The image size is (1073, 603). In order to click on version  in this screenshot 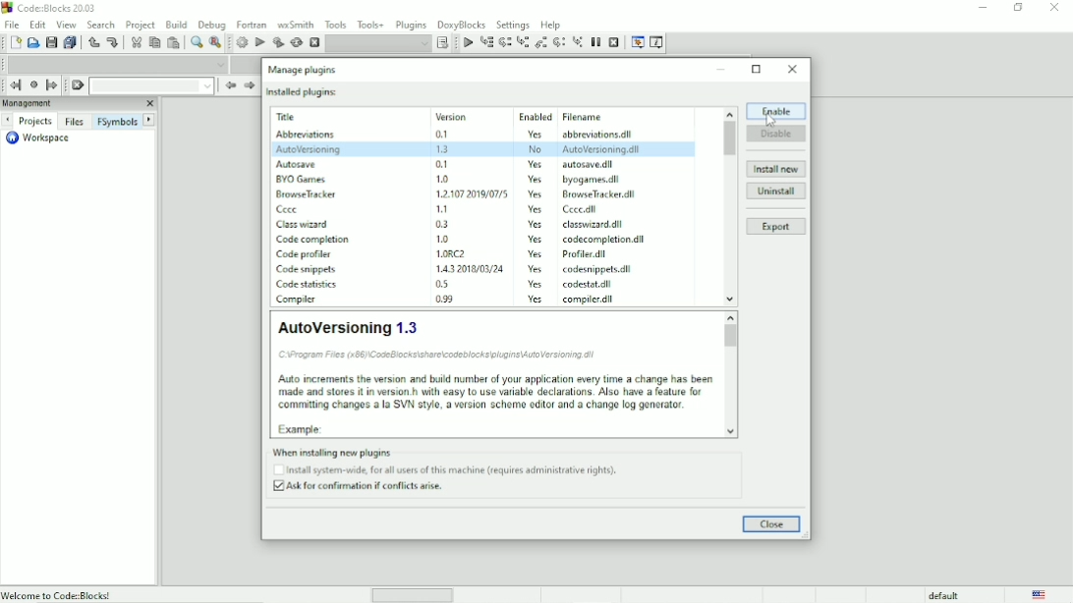, I will do `click(440, 238)`.